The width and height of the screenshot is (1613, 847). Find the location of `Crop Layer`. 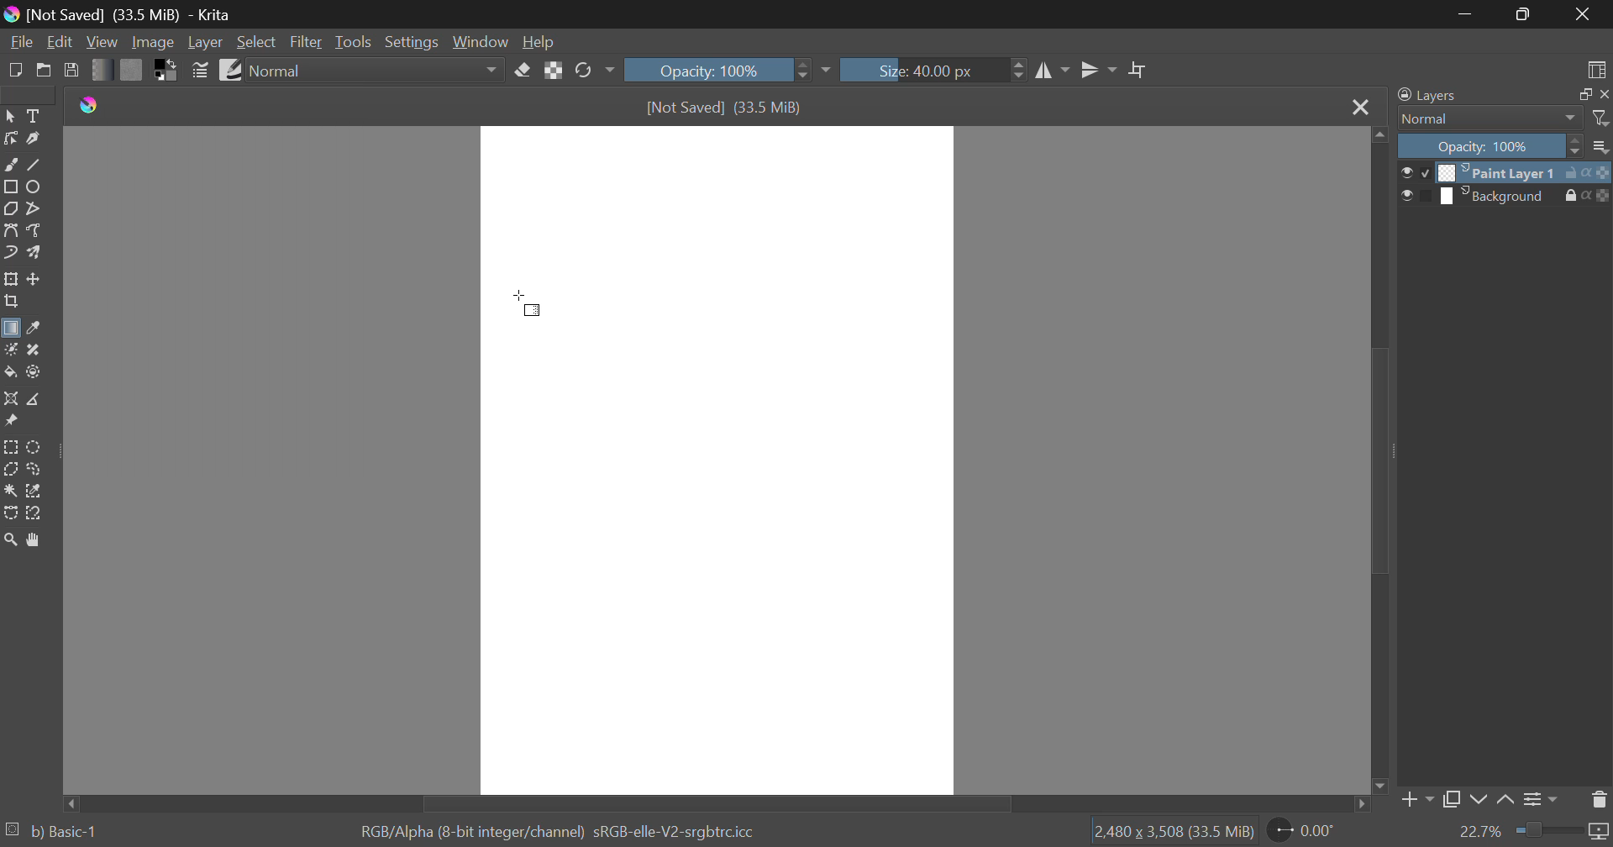

Crop Layer is located at coordinates (10, 303).